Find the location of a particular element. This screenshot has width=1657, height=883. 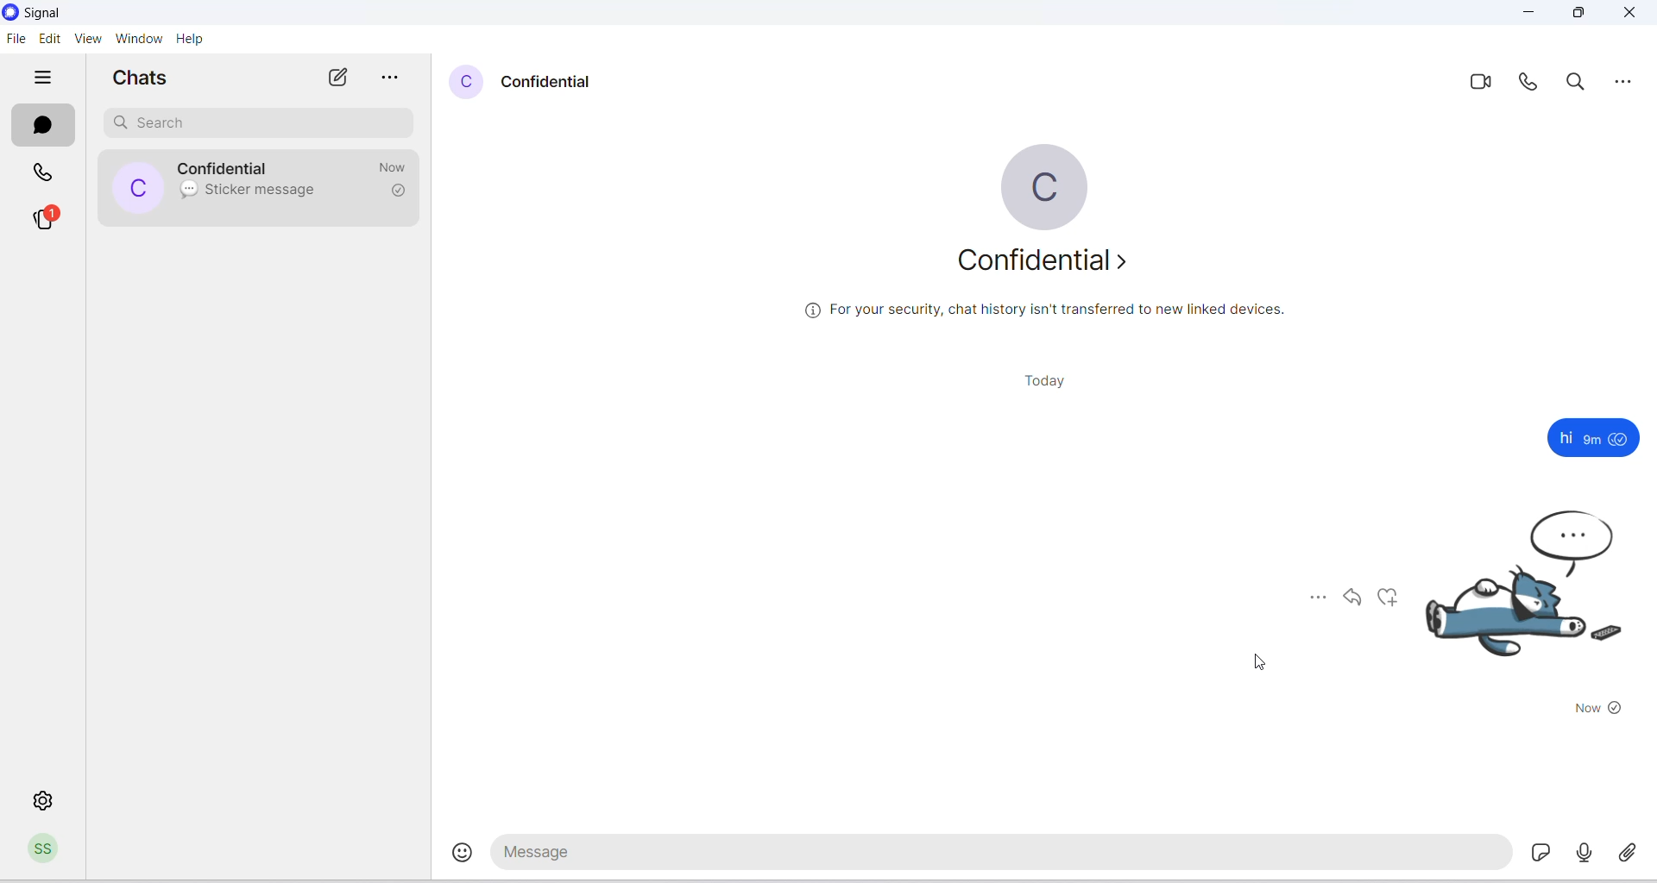

More options is located at coordinates (1629, 82).